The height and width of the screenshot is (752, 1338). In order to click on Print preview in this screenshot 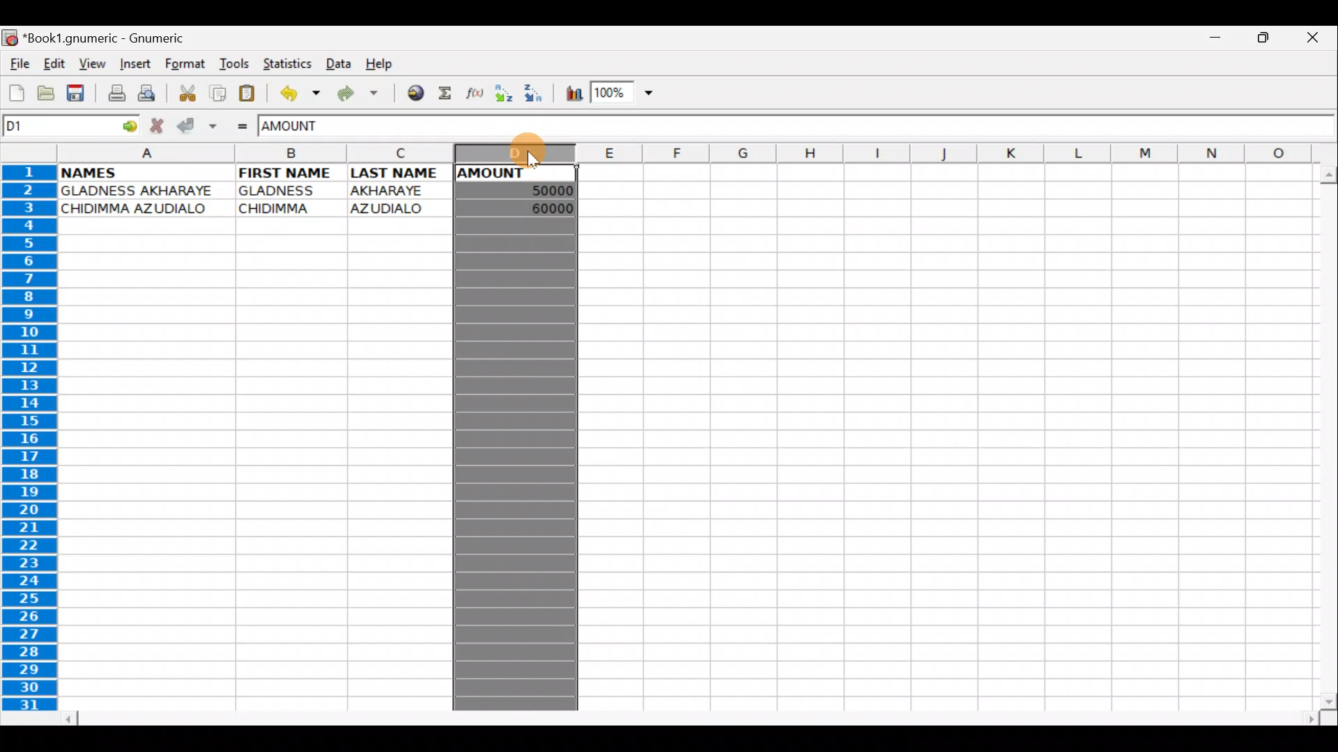, I will do `click(149, 93)`.